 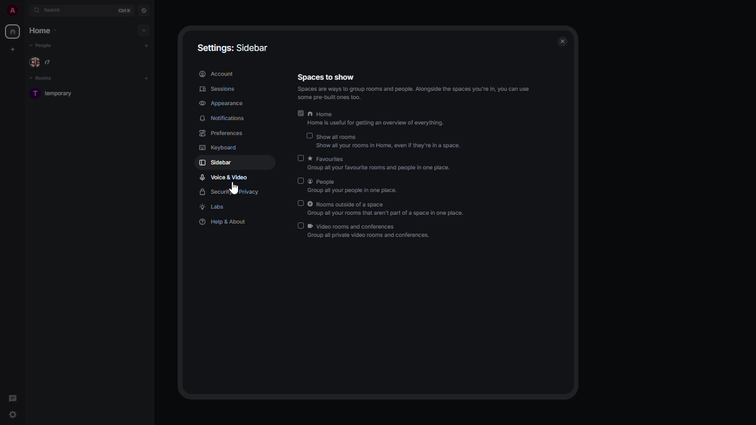 What do you see at coordinates (224, 118) in the screenshot?
I see `notifications` at bounding box center [224, 118].